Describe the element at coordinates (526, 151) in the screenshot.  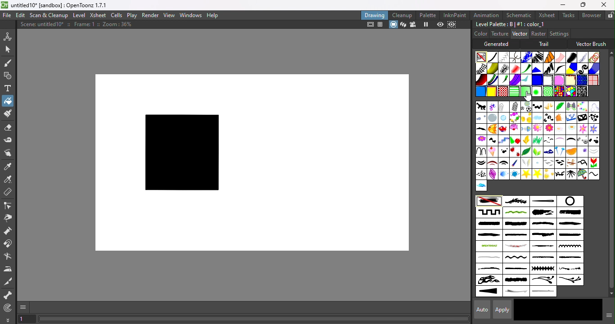
I see `leaf` at that location.